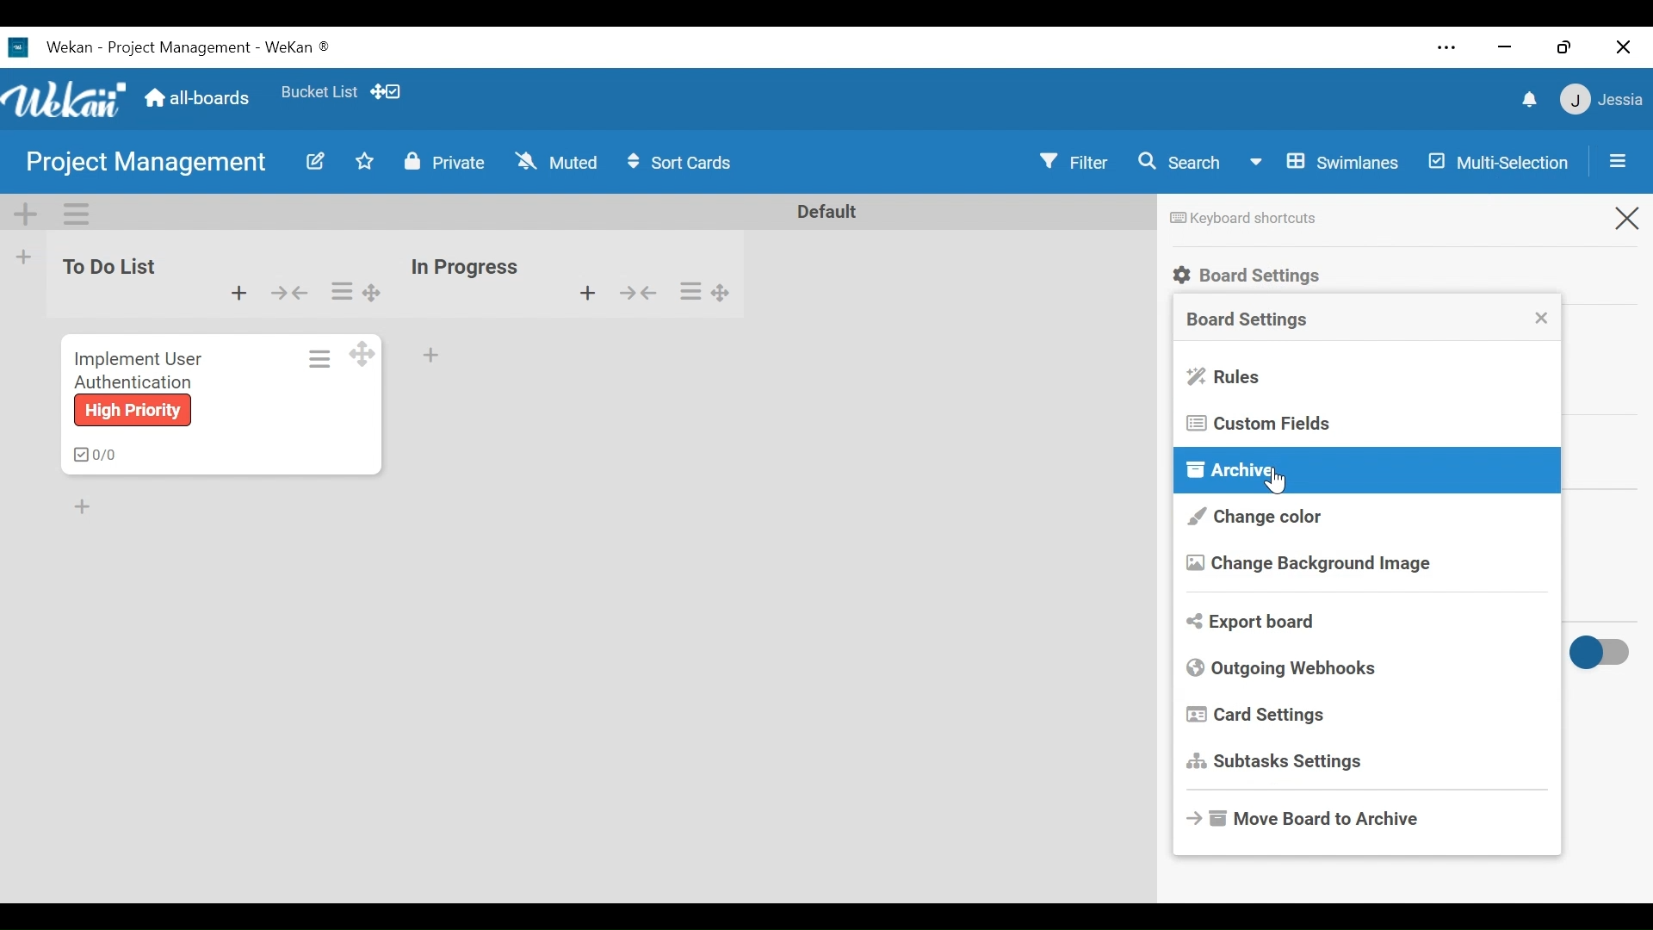 The height and width of the screenshot is (930, 1653). What do you see at coordinates (375, 292) in the screenshot?
I see `Drag handles` at bounding box center [375, 292].